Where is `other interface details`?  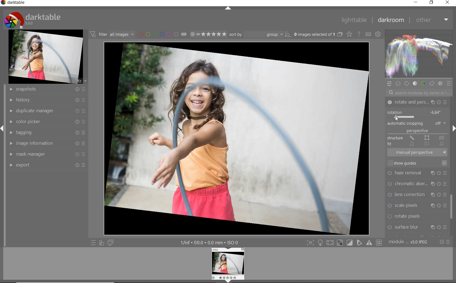
other interface details is located at coordinates (208, 243).